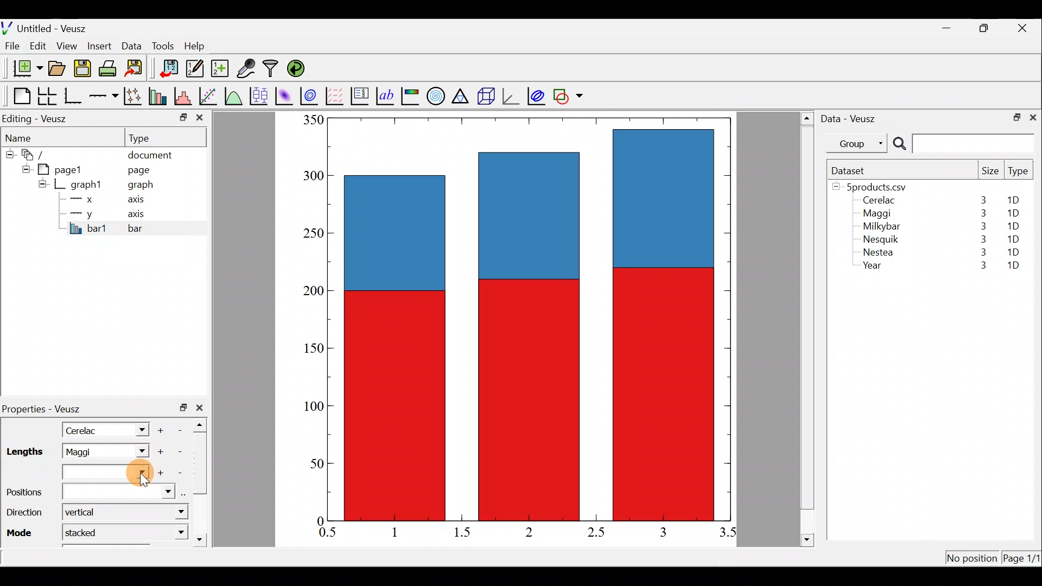 This screenshot has height=586, width=1042. I want to click on Mode, so click(22, 532).